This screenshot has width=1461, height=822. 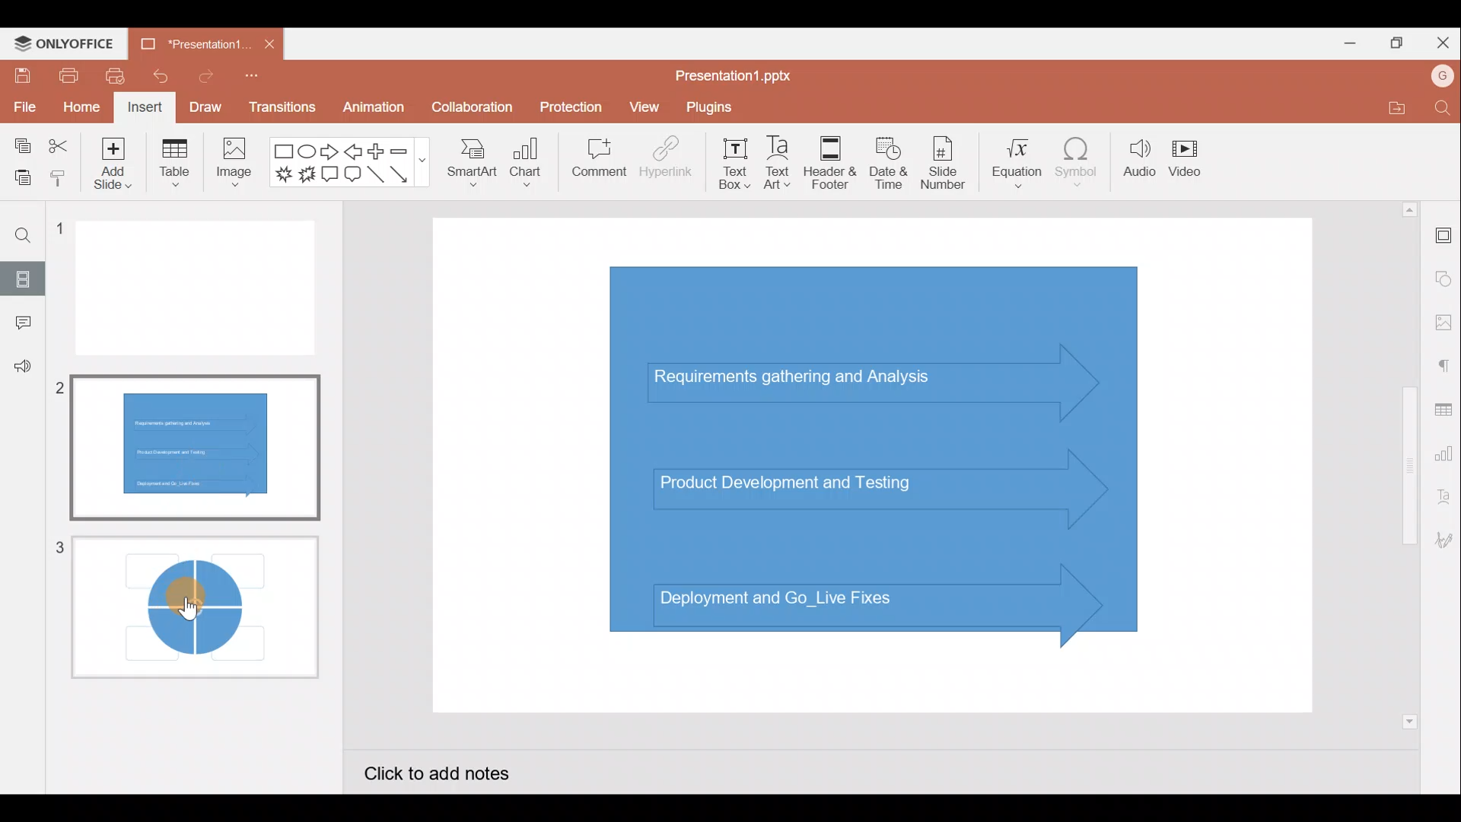 What do you see at coordinates (1077, 166) in the screenshot?
I see `Symbol` at bounding box center [1077, 166].